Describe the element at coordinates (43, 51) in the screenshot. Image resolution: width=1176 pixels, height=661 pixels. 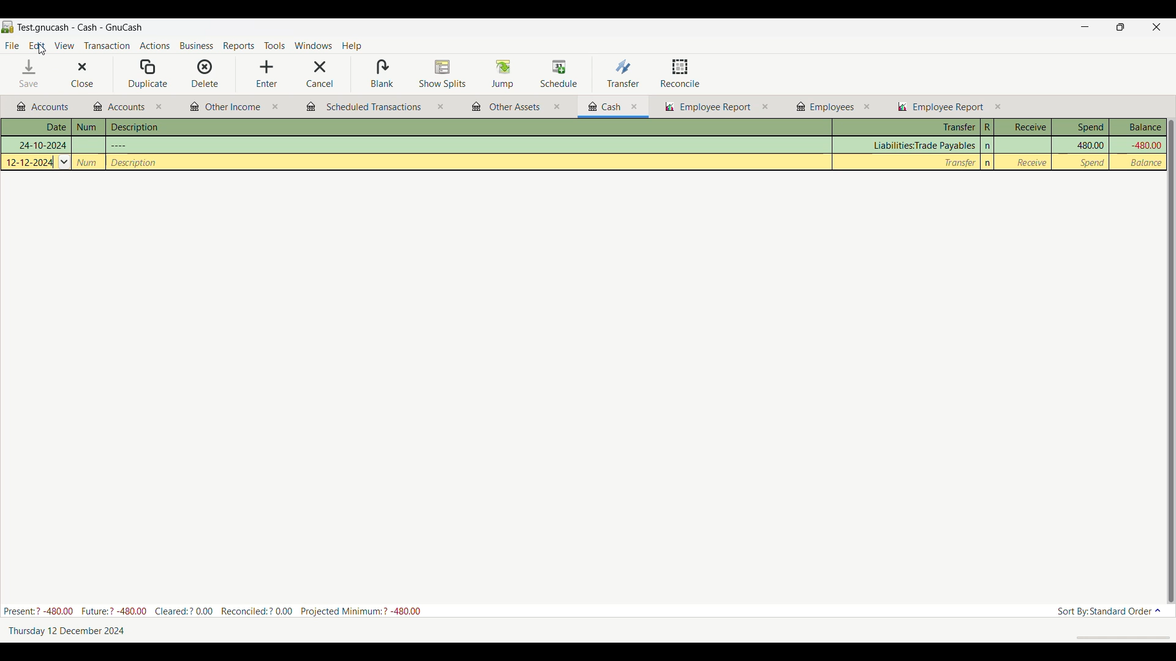
I see `cursor` at that location.